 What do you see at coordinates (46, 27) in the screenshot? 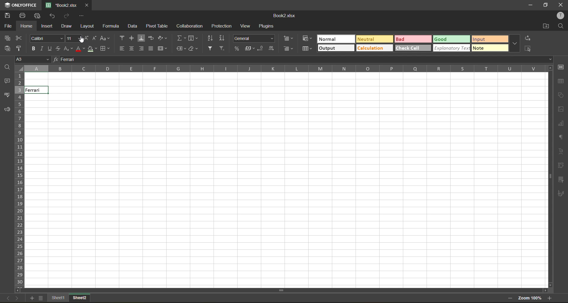
I see `insert` at bounding box center [46, 27].